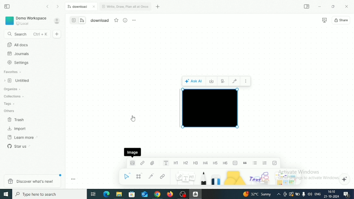 The image size is (354, 199). I want to click on Image, so click(133, 152).